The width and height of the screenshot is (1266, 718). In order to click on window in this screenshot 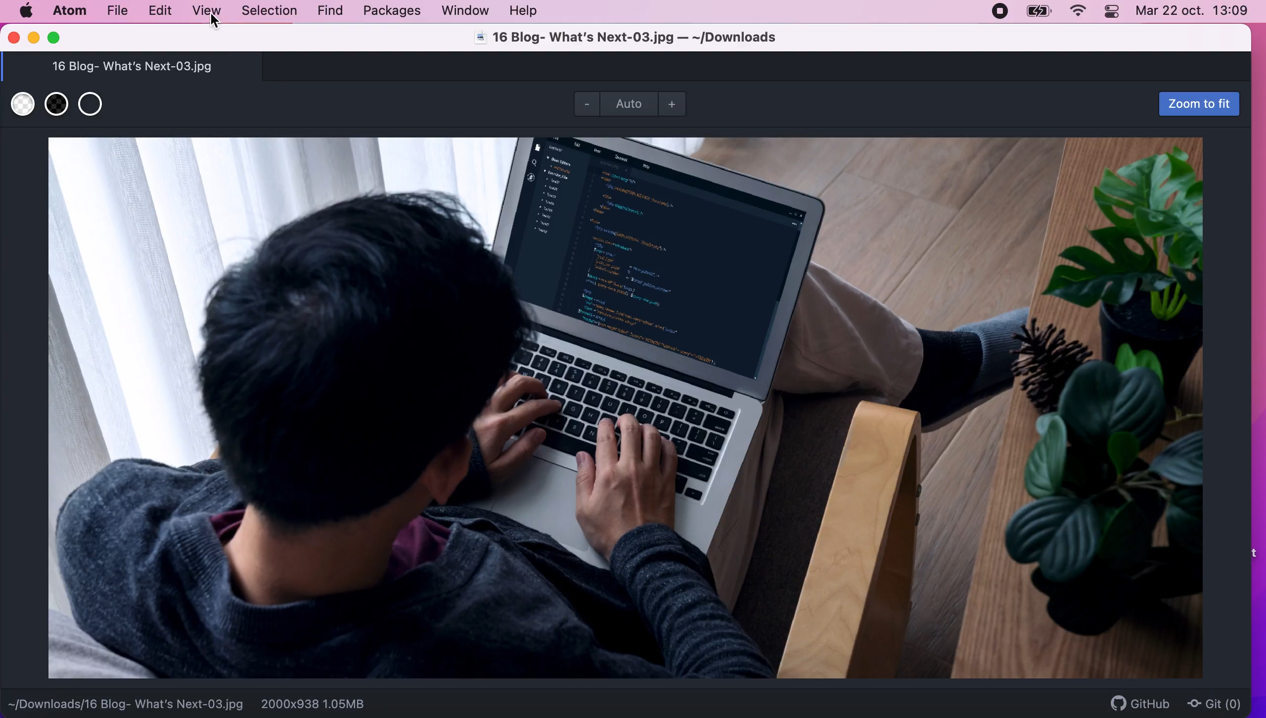, I will do `click(465, 11)`.